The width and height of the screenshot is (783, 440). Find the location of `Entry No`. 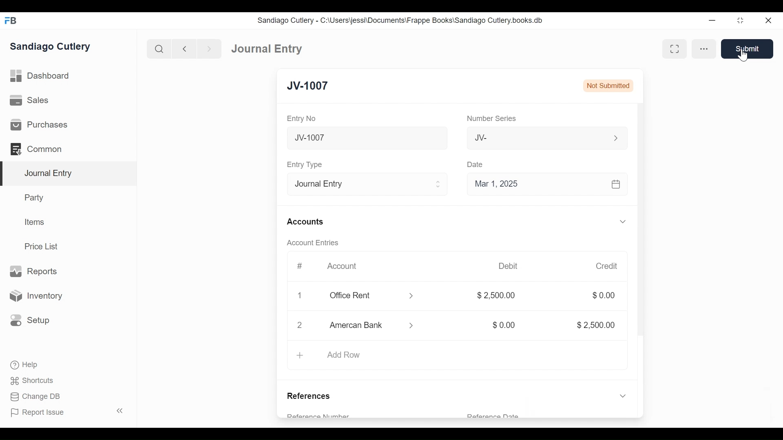

Entry No is located at coordinates (305, 119).